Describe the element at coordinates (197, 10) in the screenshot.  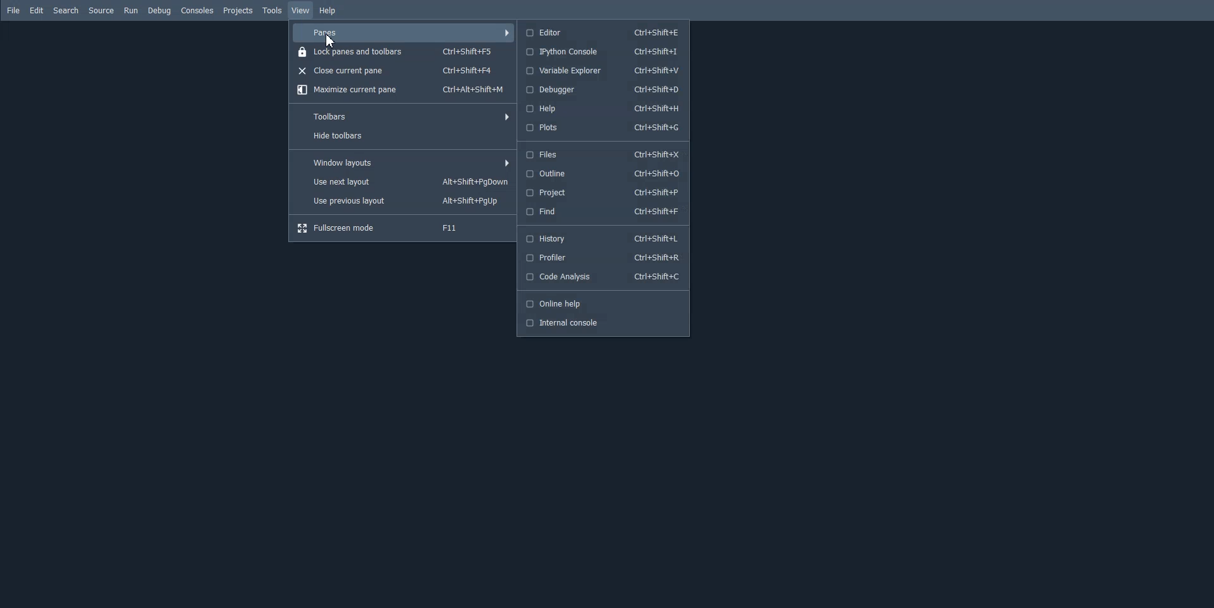
I see `Consoles` at that location.